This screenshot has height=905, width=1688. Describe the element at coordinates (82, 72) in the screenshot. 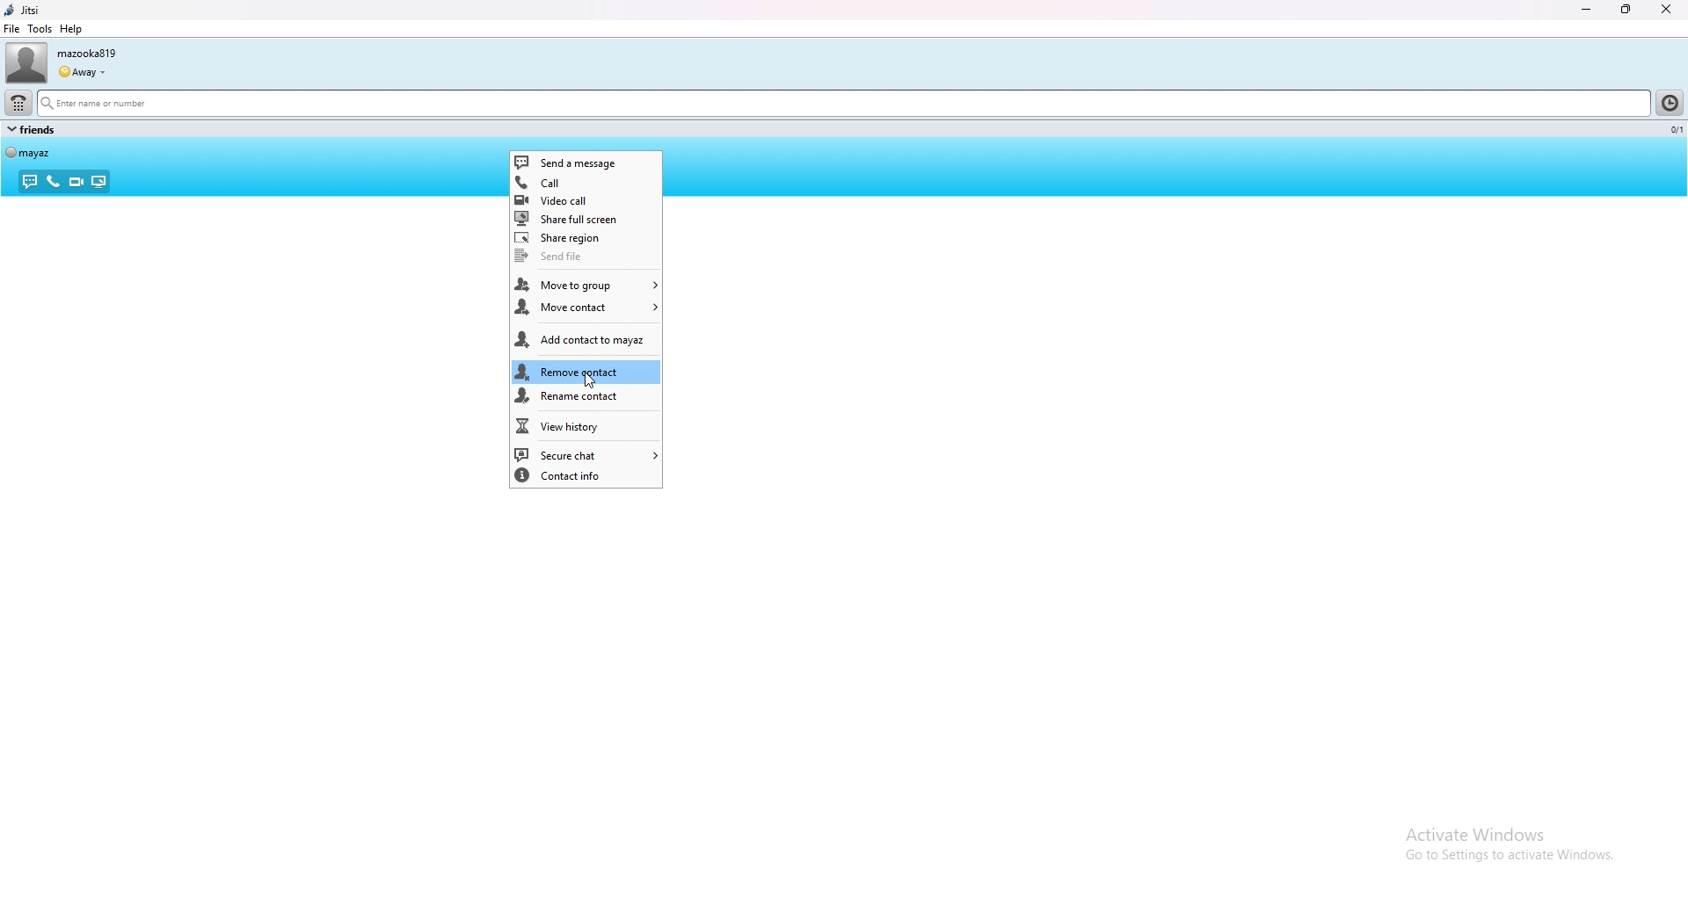

I see `user status` at that location.